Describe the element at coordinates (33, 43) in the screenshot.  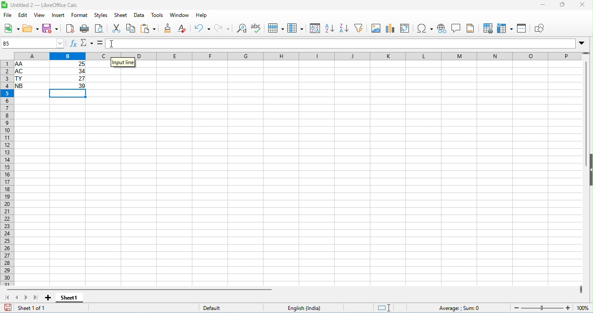
I see `selected cell number` at that location.